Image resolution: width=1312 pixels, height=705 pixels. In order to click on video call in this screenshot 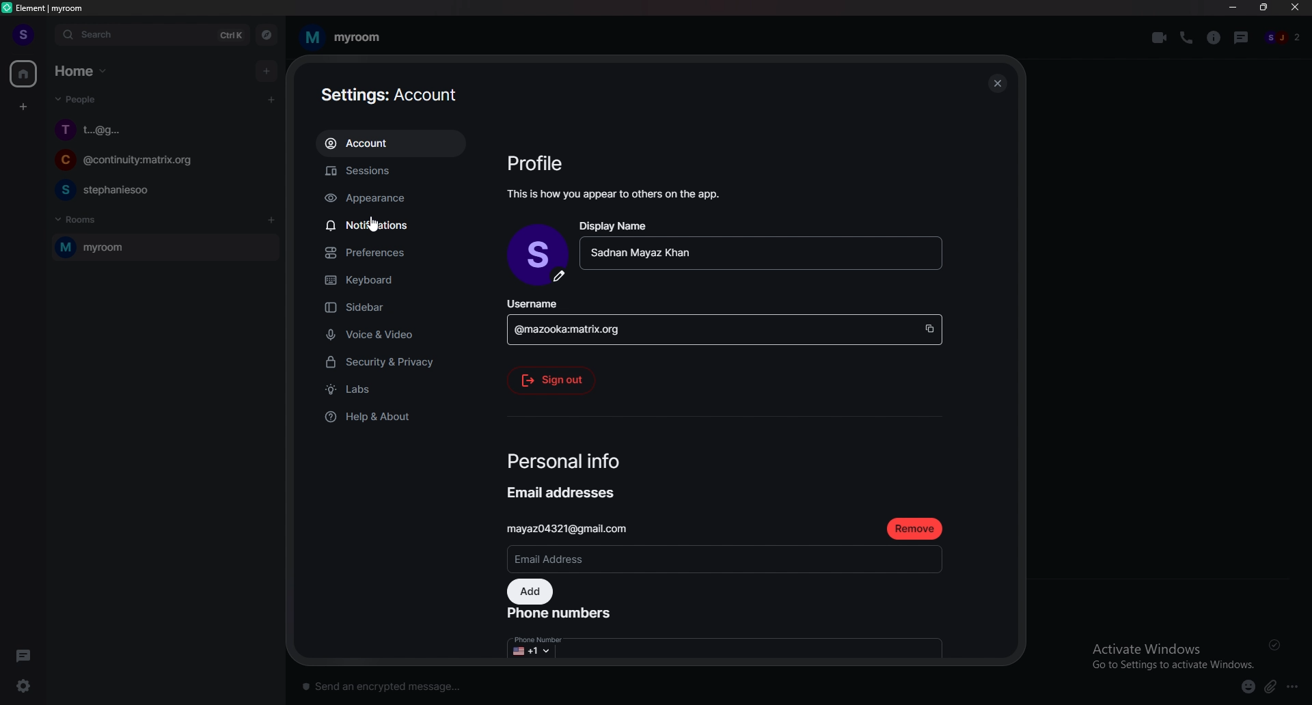, I will do `click(1158, 38)`.